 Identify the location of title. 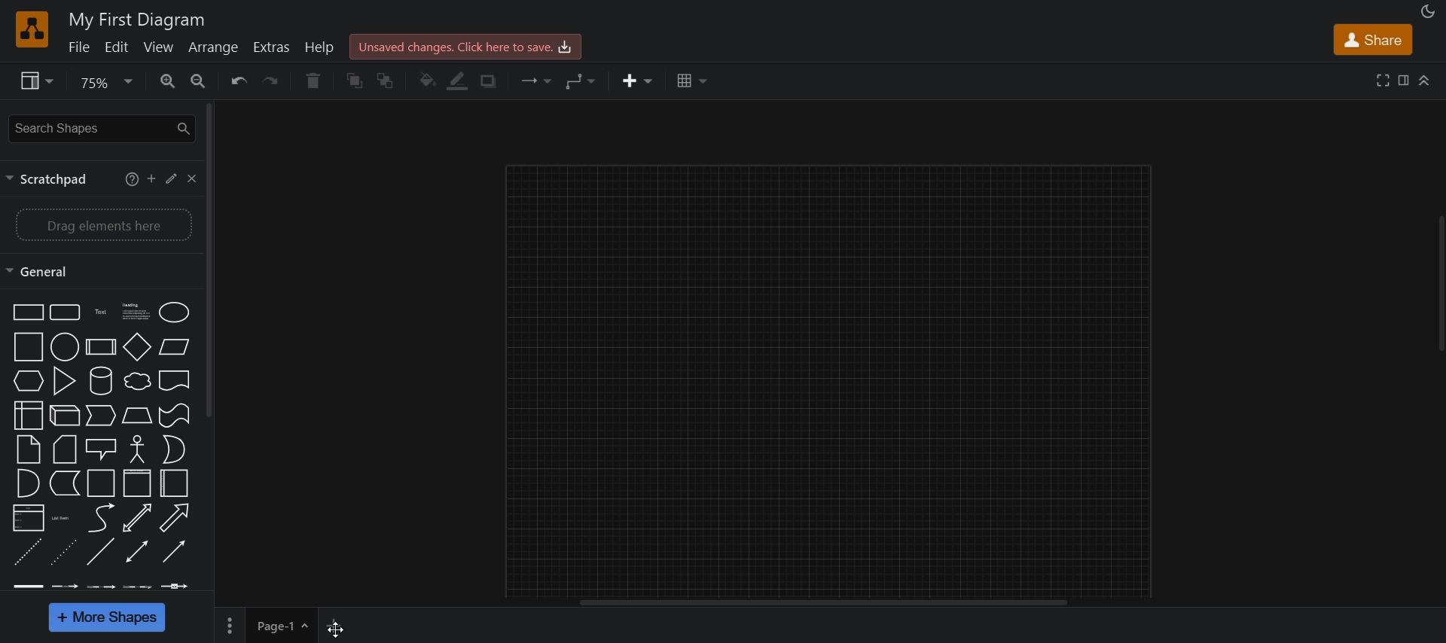
(134, 21).